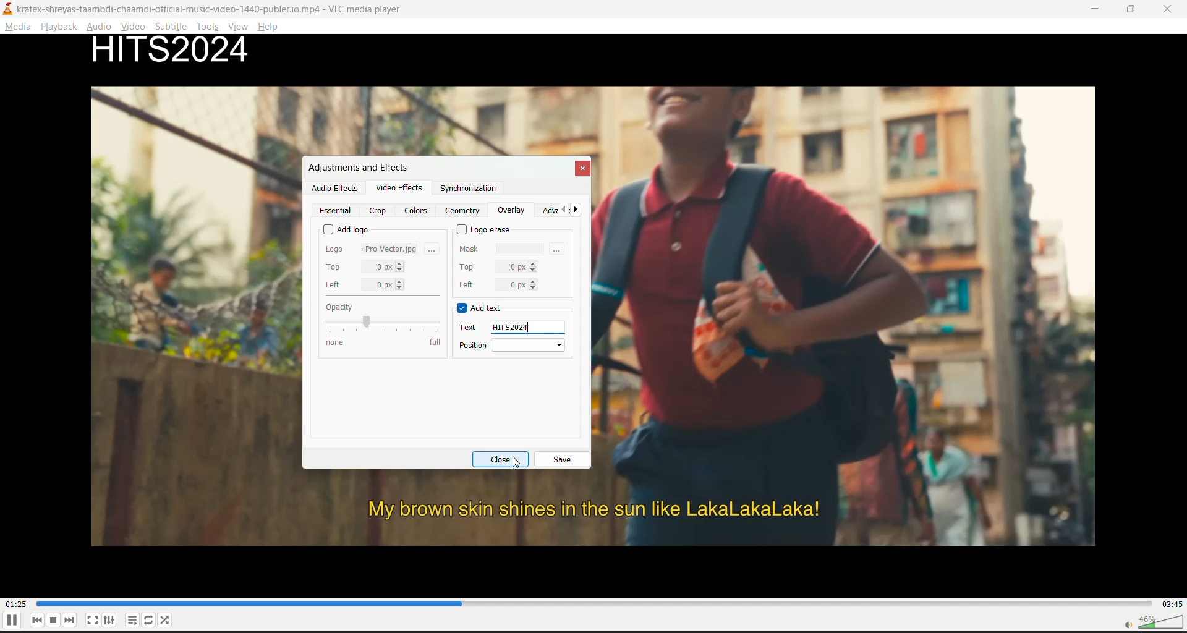  I want to click on logo, so click(372, 247).